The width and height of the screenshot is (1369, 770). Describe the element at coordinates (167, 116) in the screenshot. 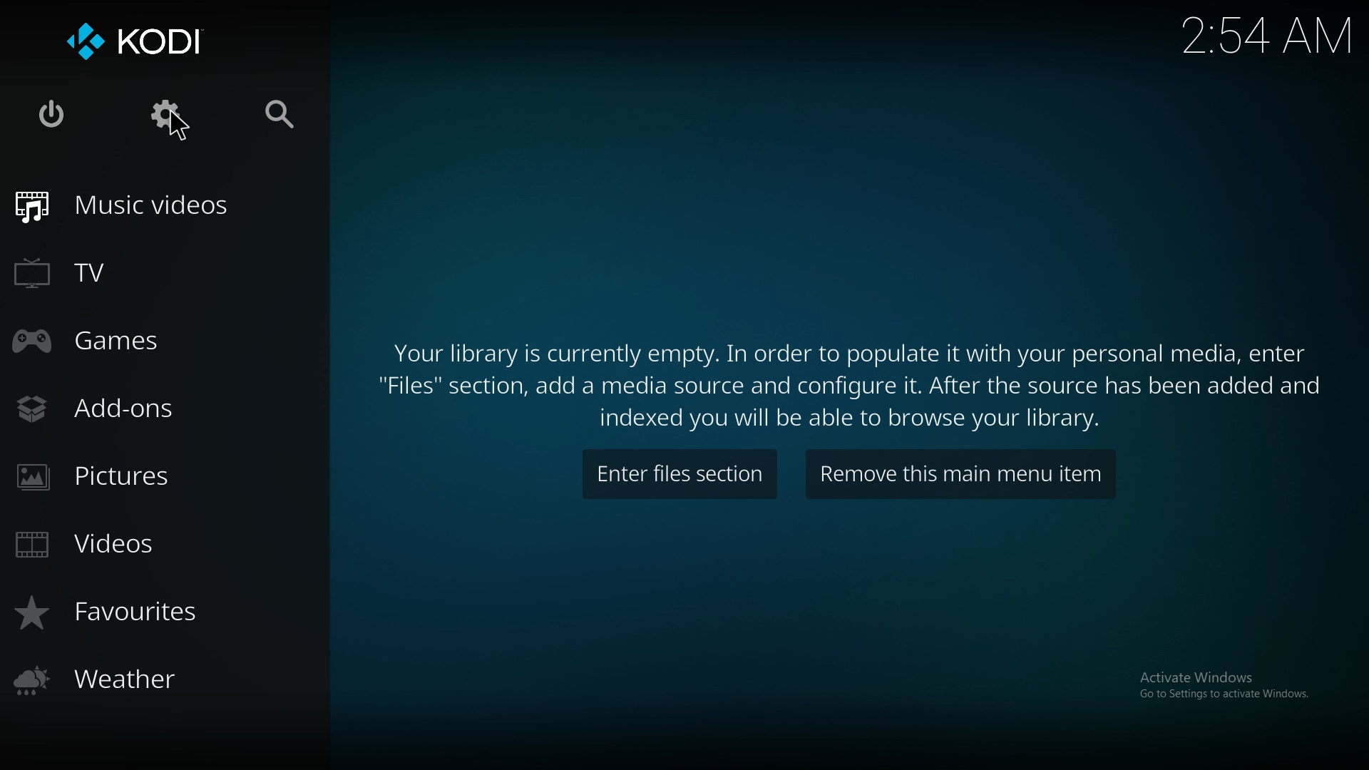

I see `settings` at that location.